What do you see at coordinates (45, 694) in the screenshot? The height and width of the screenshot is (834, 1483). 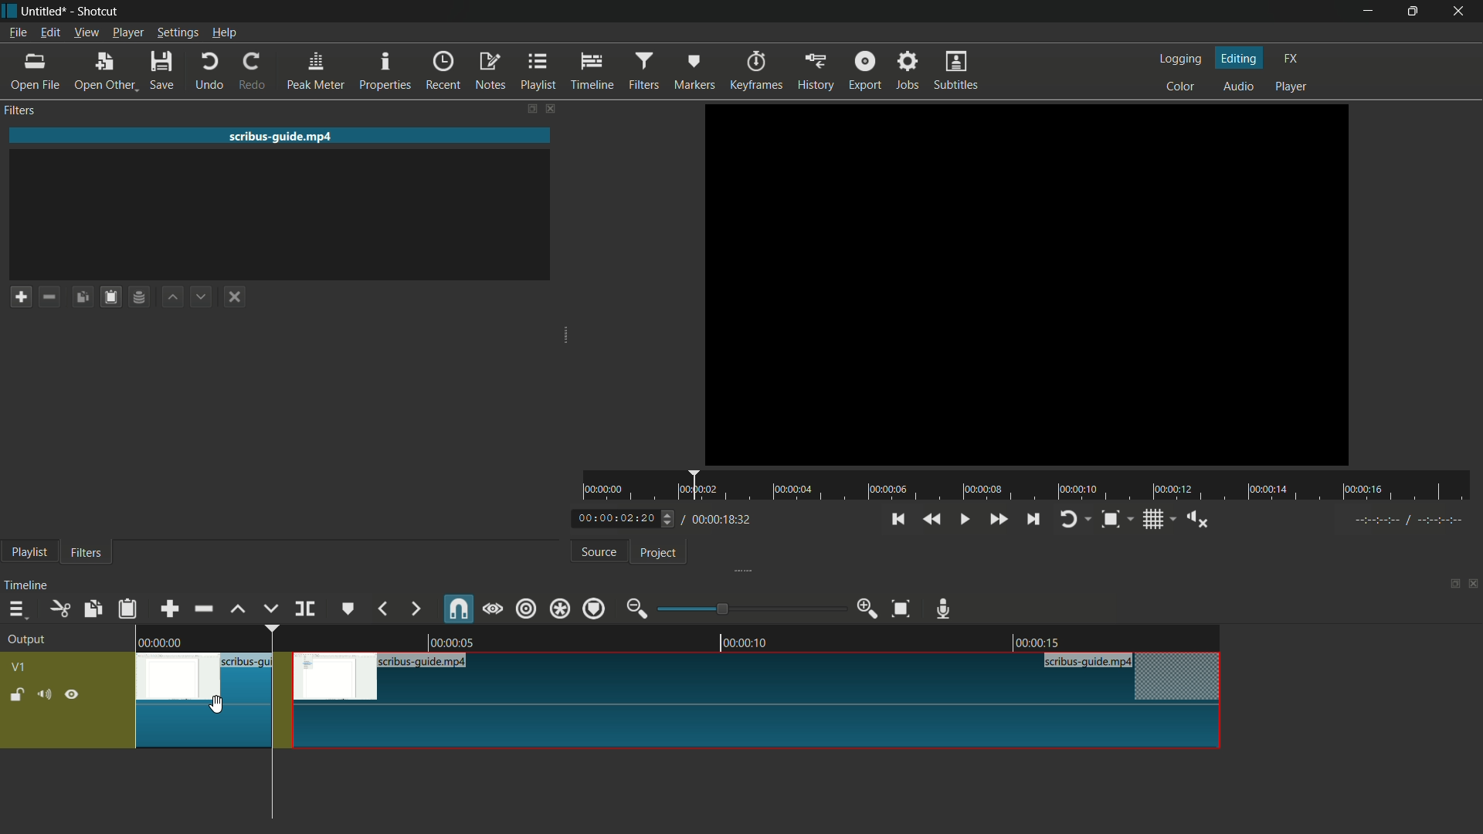 I see `mute` at bounding box center [45, 694].